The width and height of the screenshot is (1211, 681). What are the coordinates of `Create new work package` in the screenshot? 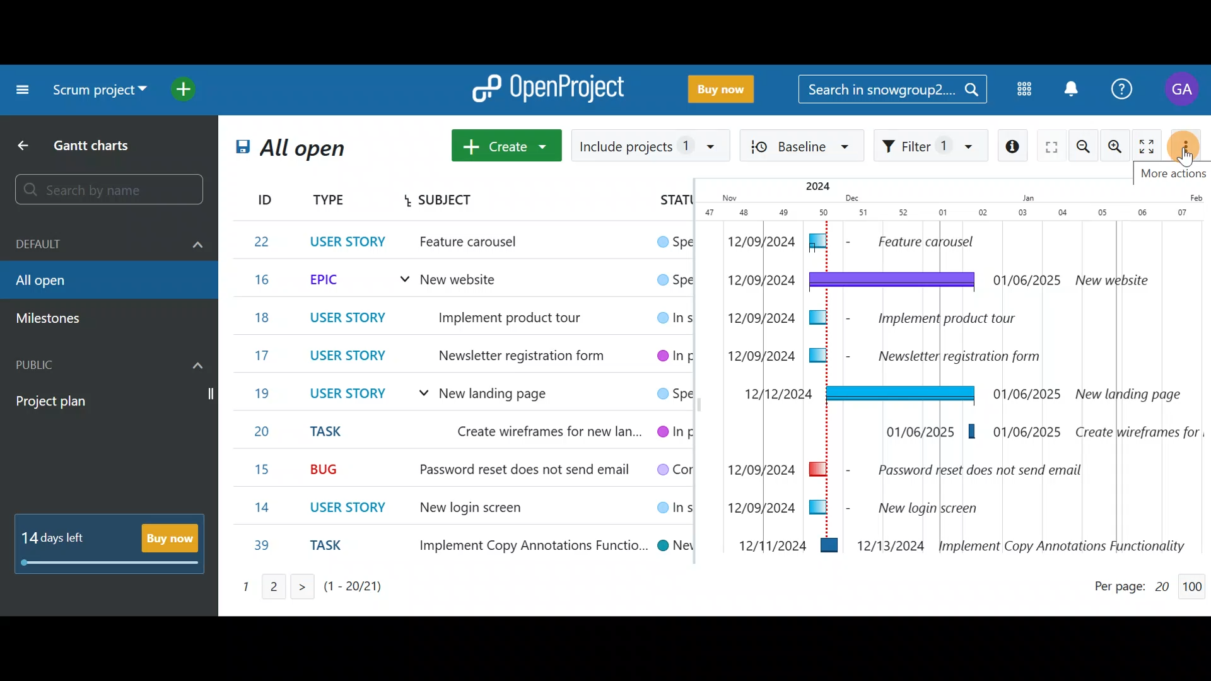 It's located at (507, 144).